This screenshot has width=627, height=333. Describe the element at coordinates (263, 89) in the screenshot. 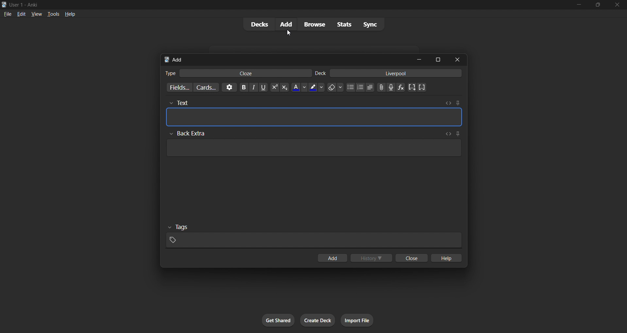

I see `underline` at that location.